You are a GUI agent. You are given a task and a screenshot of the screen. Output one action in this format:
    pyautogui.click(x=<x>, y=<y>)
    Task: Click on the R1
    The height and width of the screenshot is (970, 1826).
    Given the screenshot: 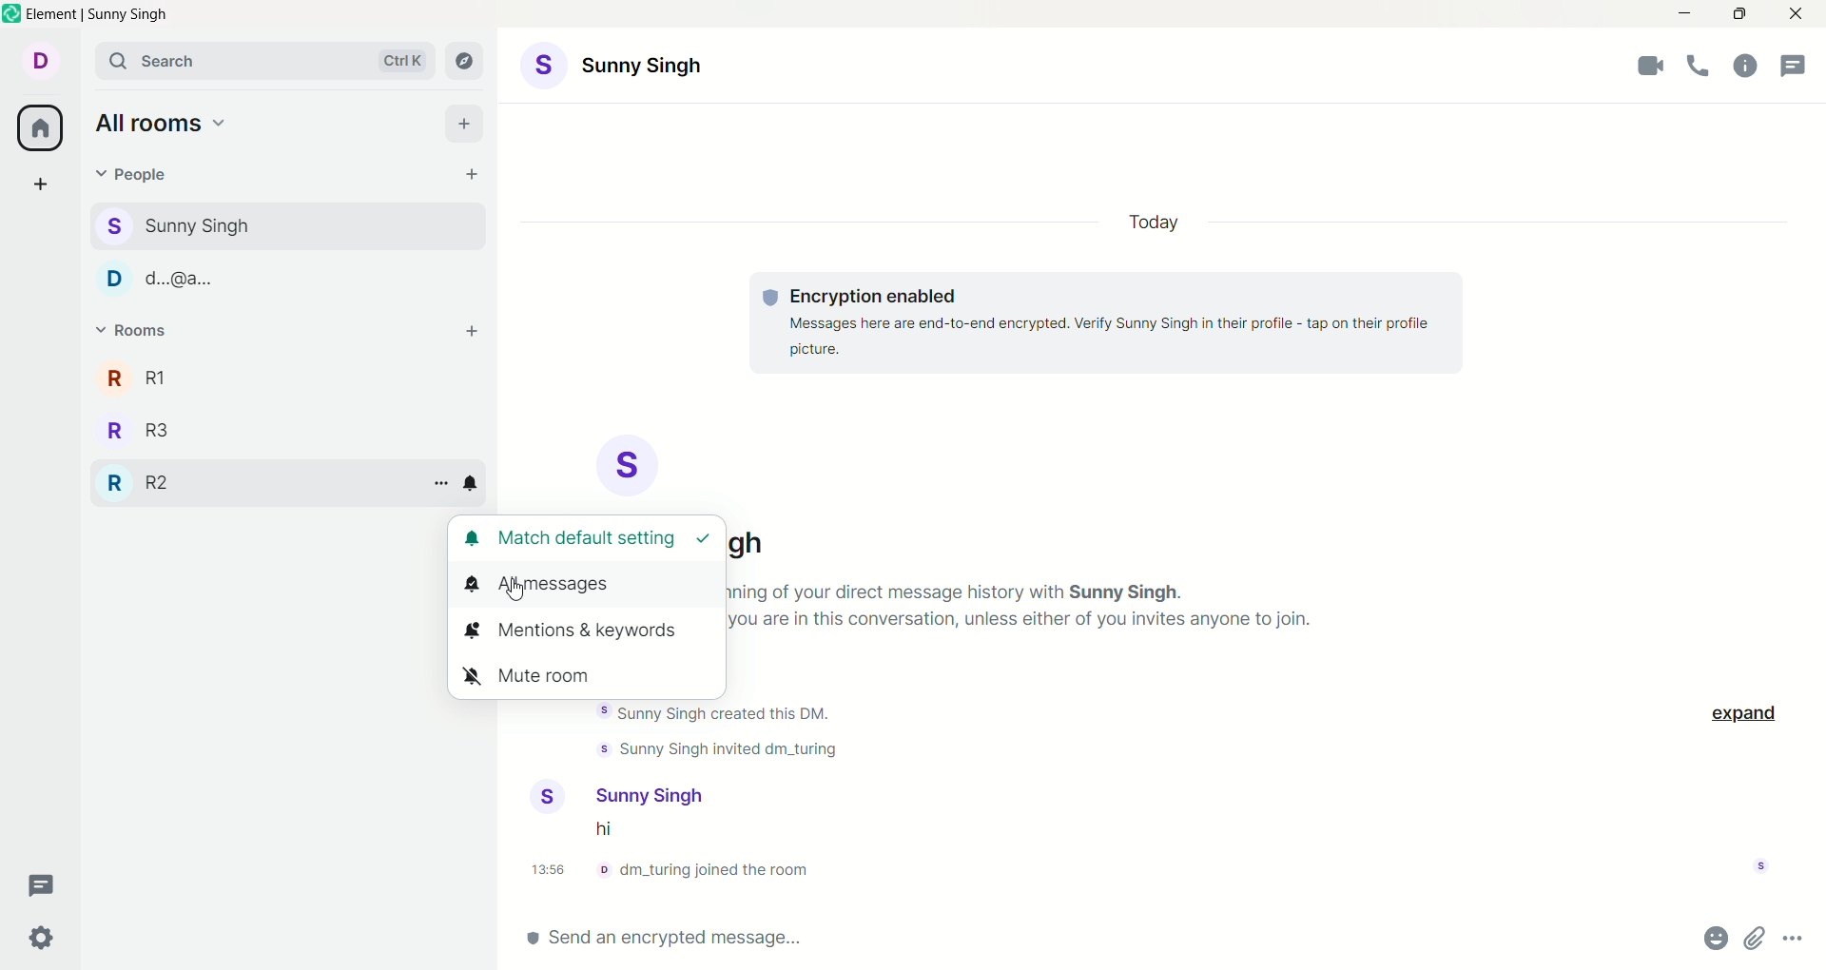 What is the action you would take?
    pyautogui.click(x=138, y=378)
    